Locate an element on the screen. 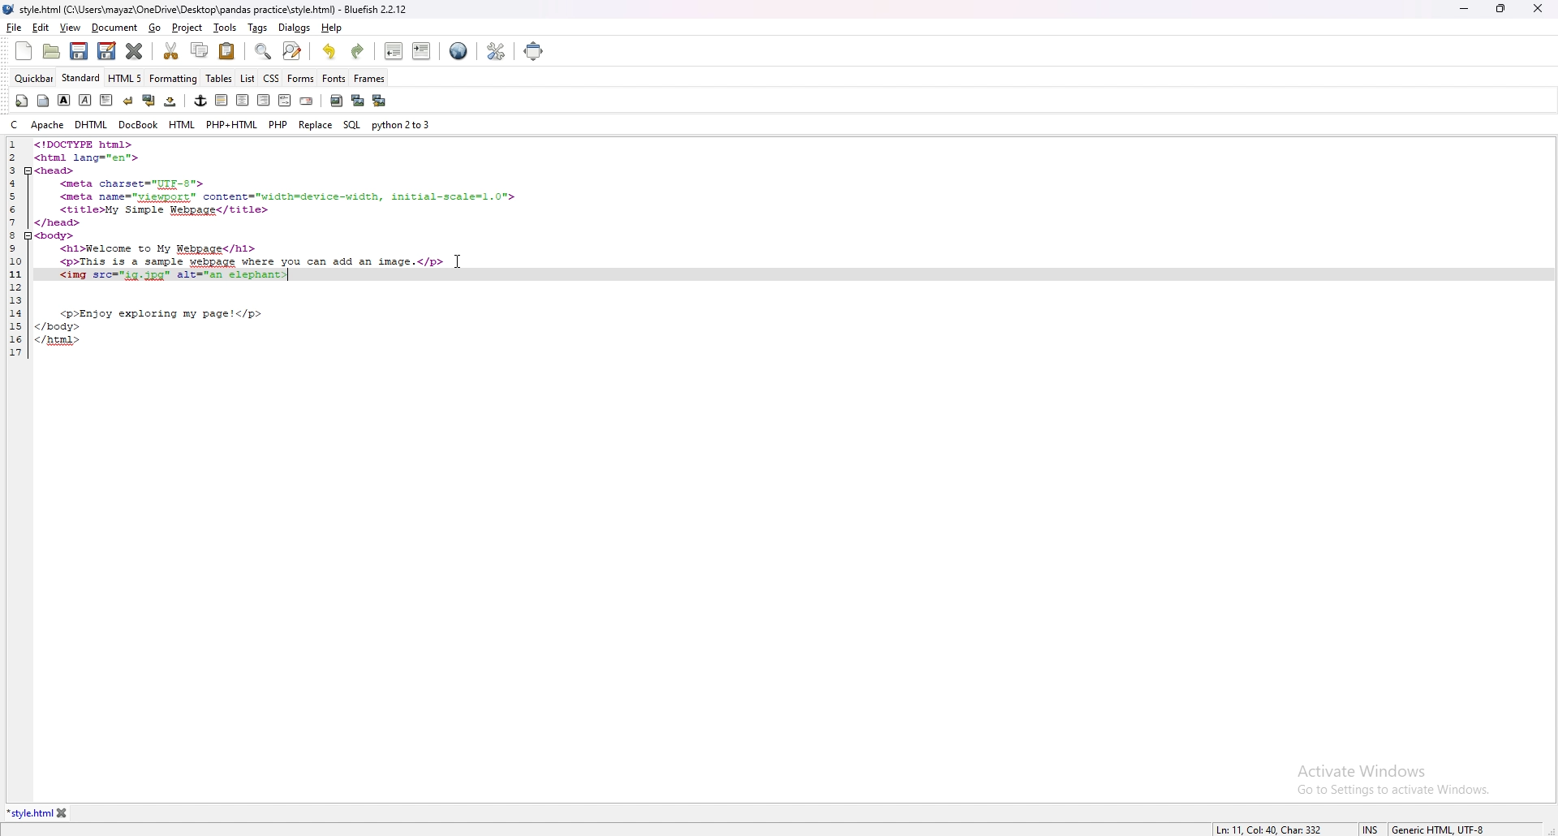  formatting is located at coordinates (174, 78).